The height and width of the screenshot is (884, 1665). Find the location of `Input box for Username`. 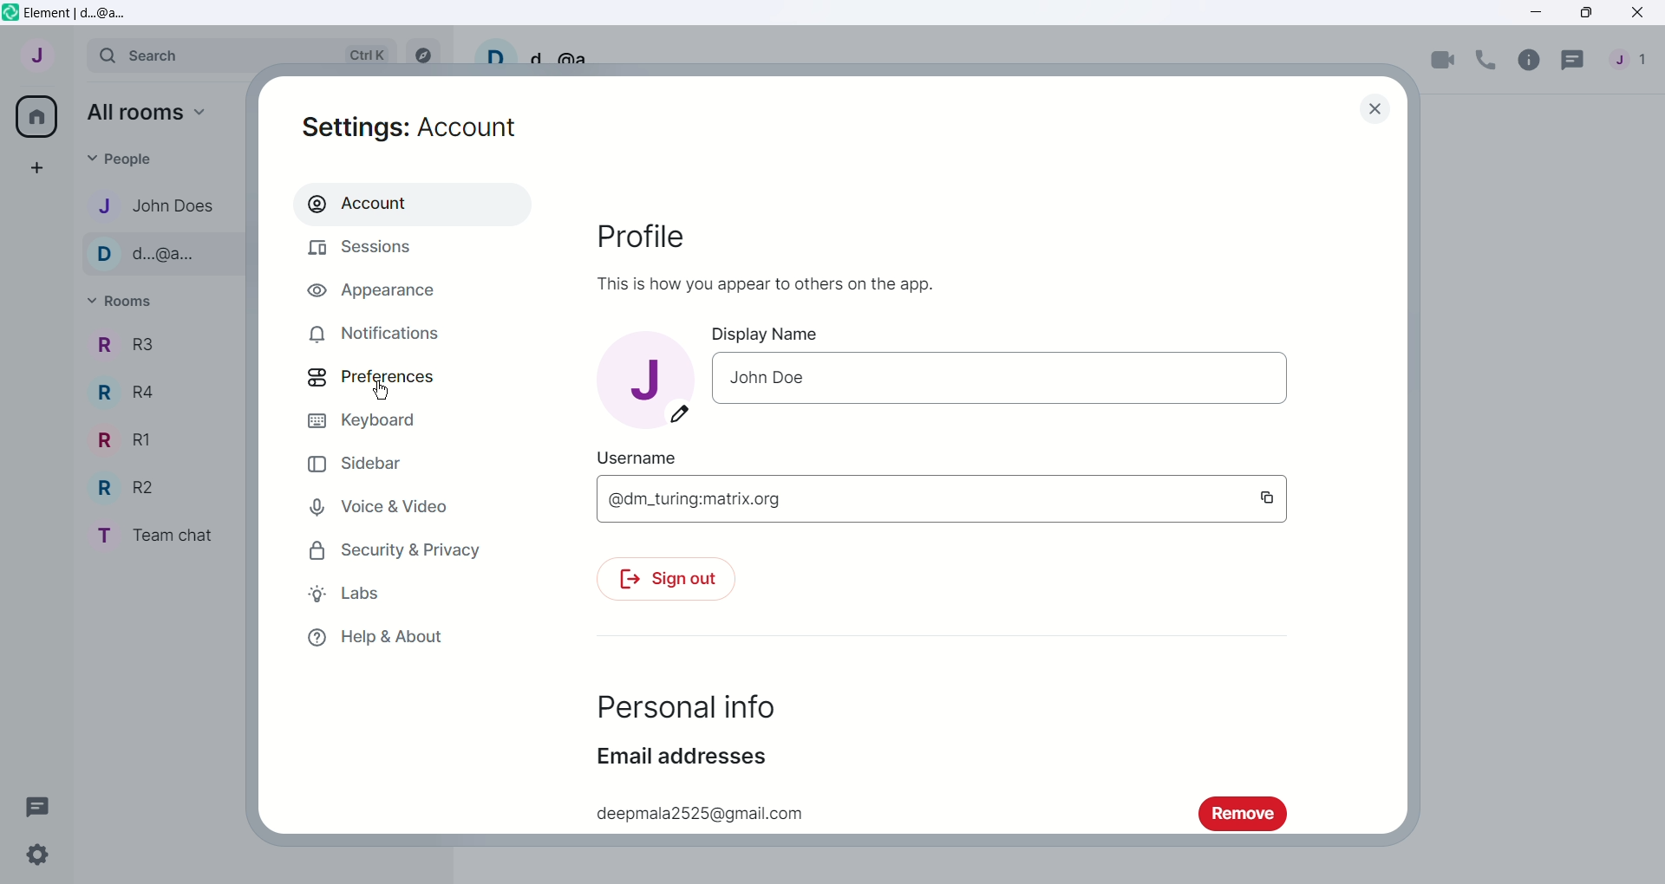

Input box for Username is located at coordinates (1020, 499).